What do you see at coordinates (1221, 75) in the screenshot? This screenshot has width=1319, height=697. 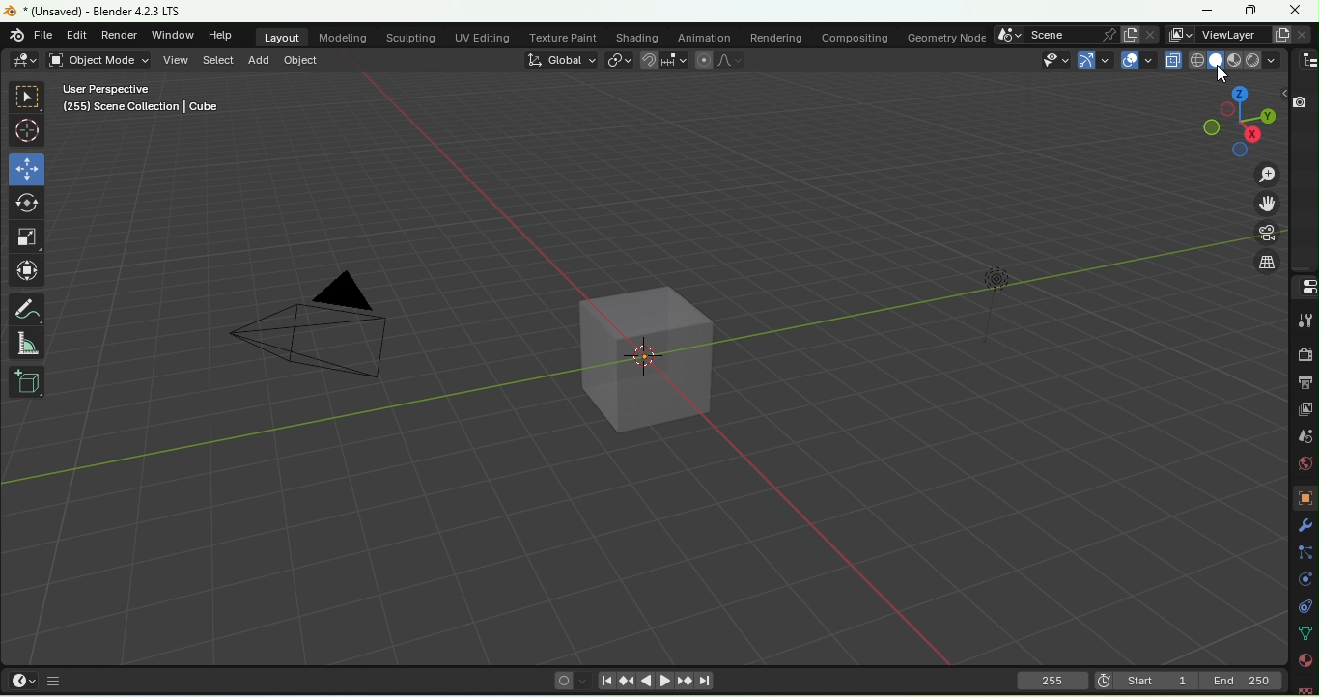 I see `Cursor` at bounding box center [1221, 75].